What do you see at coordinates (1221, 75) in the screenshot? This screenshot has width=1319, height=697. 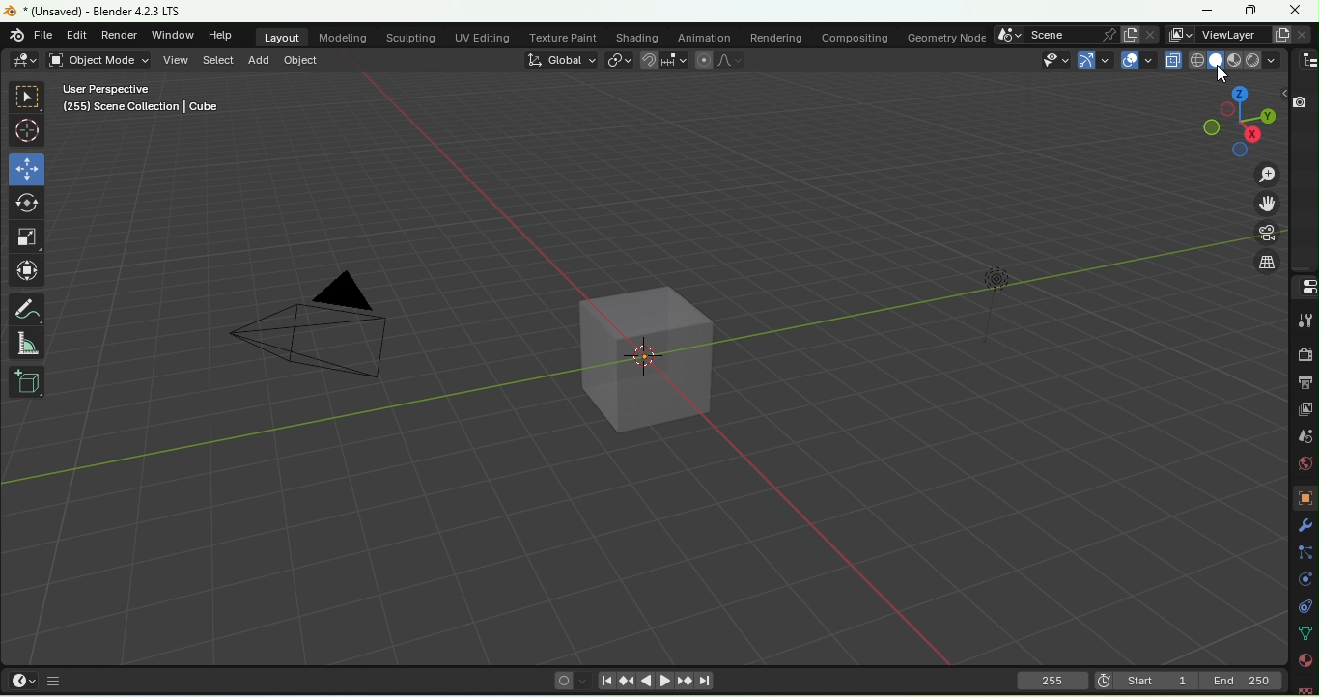 I see `Cursor` at bounding box center [1221, 75].